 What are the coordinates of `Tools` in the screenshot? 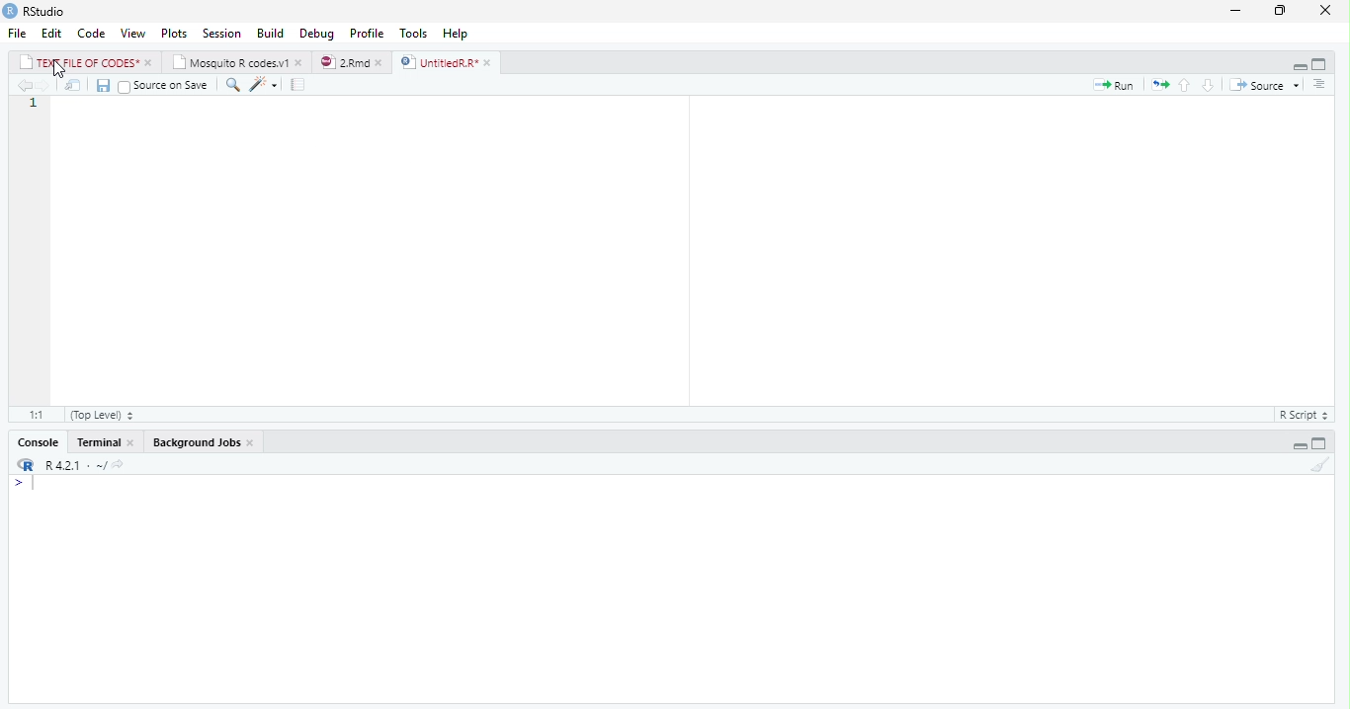 It's located at (416, 33).